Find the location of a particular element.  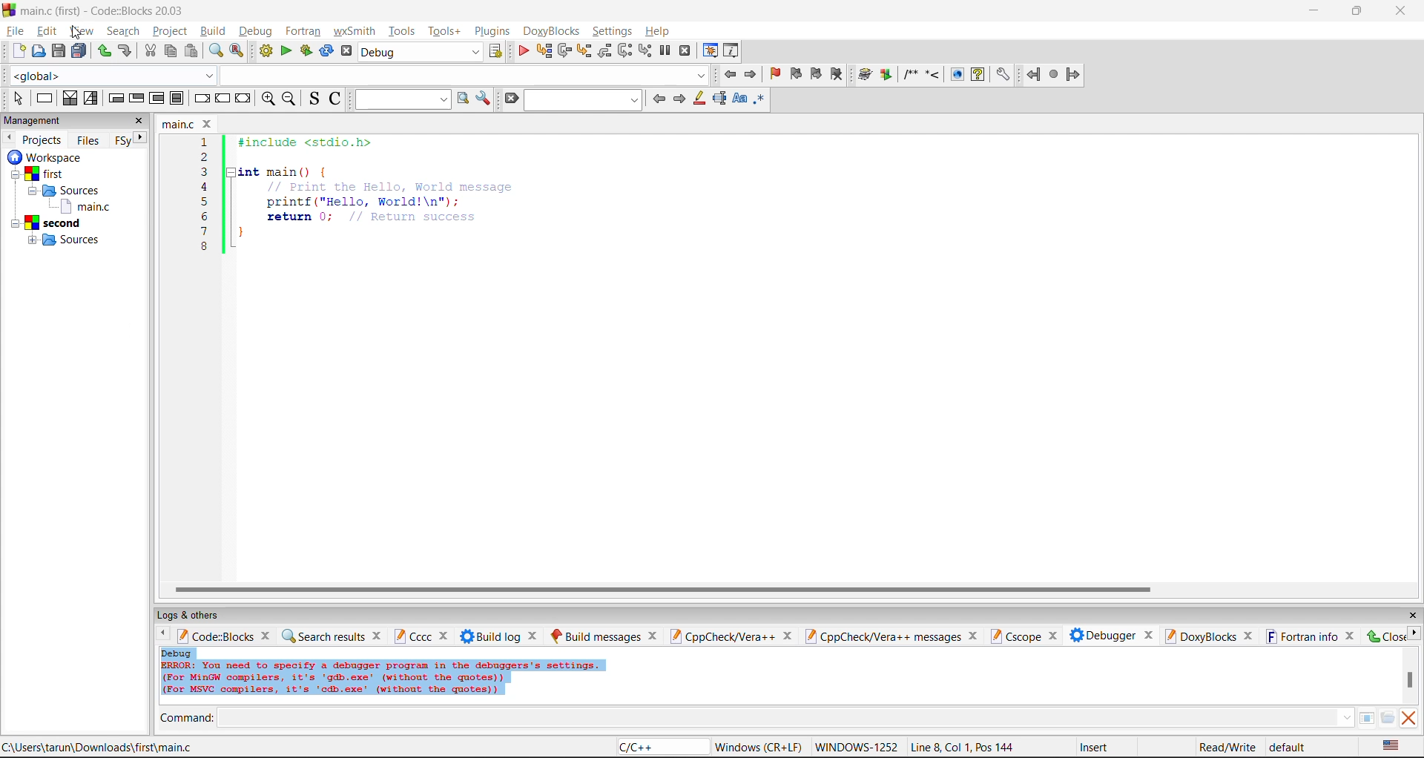

match case is located at coordinates (741, 99).